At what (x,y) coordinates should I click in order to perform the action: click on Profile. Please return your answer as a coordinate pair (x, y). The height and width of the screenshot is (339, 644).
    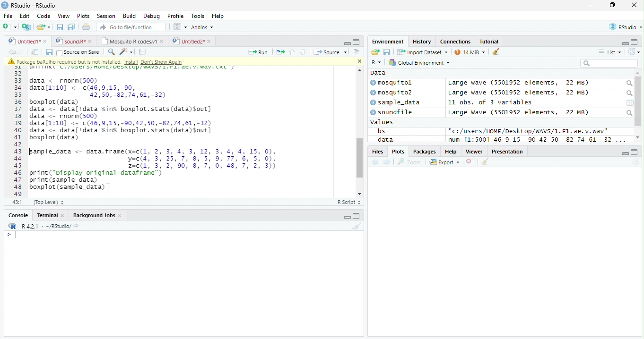
    Looking at the image, I should click on (175, 16).